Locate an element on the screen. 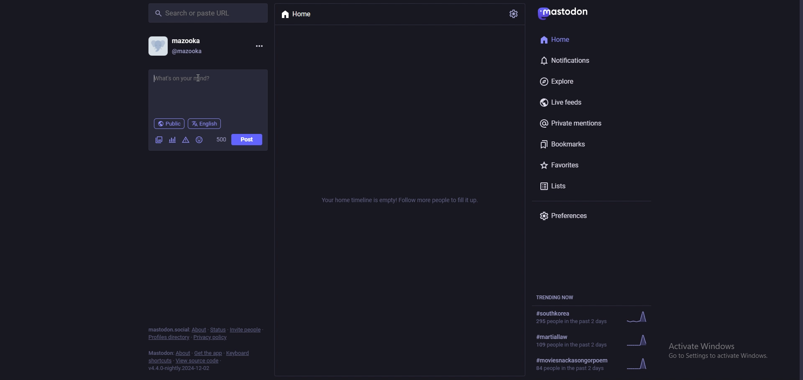 Image resolution: width=803 pixels, height=380 pixels. home is located at coordinates (571, 39).